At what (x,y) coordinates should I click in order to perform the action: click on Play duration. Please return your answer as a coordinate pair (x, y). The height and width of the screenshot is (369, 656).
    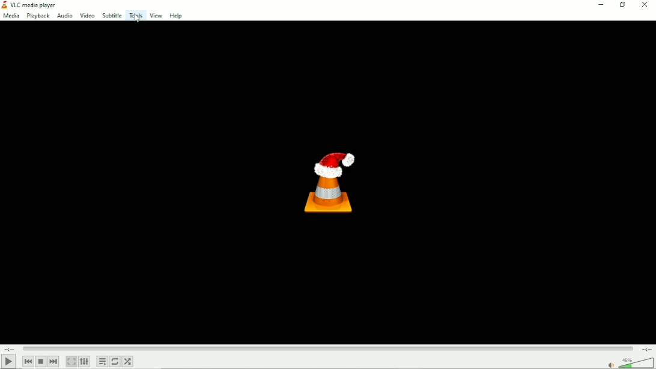
    Looking at the image, I should click on (327, 347).